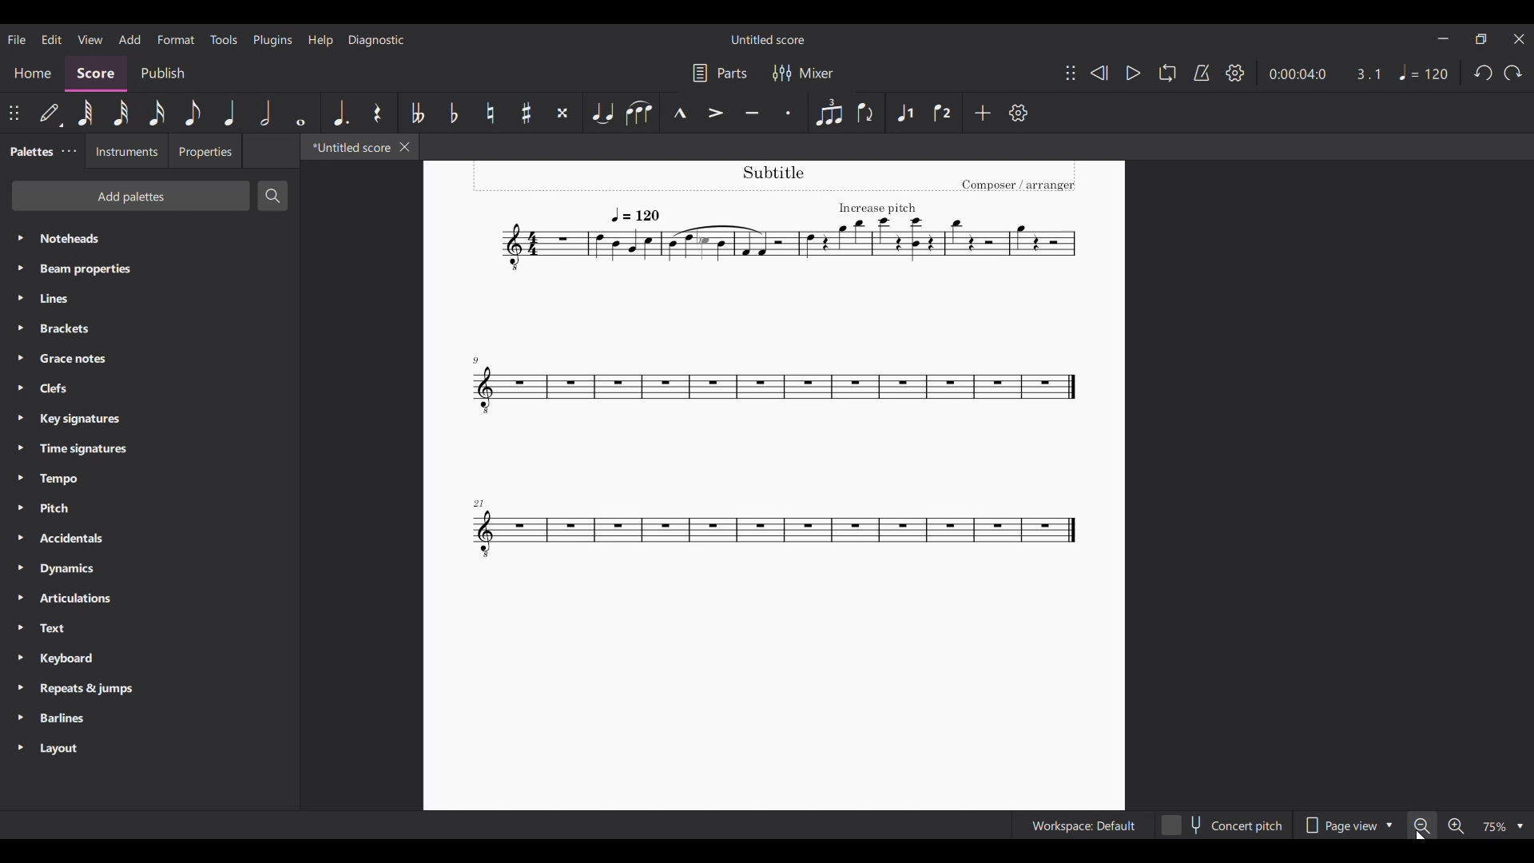 This screenshot has height=863, width=1534. Describe the element at coordinates (789, 113) in the screenshot. I see `Staccato` at that location.